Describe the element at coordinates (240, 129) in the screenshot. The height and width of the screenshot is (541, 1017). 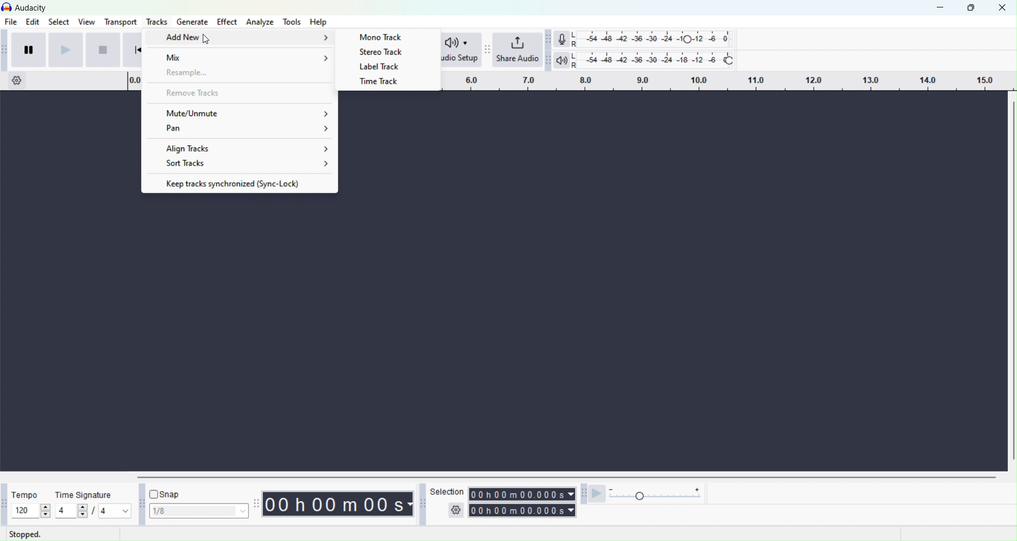
I see `Pan` at that location.